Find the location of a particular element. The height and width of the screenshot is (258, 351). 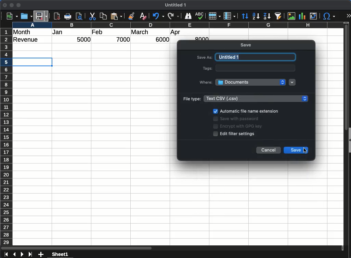

7000 is located at coordinates (124, 39).